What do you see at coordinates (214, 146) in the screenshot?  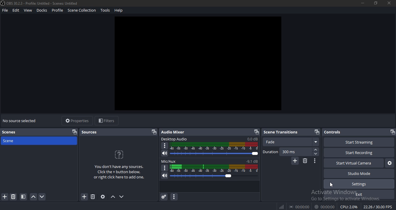 I see `audio display` at bounding box center [214, 146].